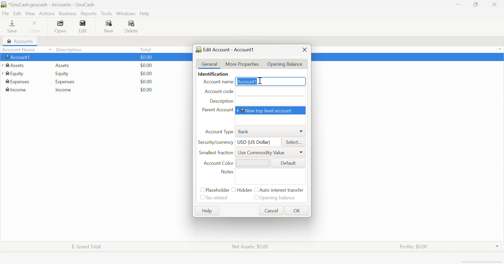 Image resolution: width=504 pixels, height=264 pixels. What do you see at coordinates (227, 49) in the screenshot?
I see `Edit Account - Account1` at bounding box center [227, 49].